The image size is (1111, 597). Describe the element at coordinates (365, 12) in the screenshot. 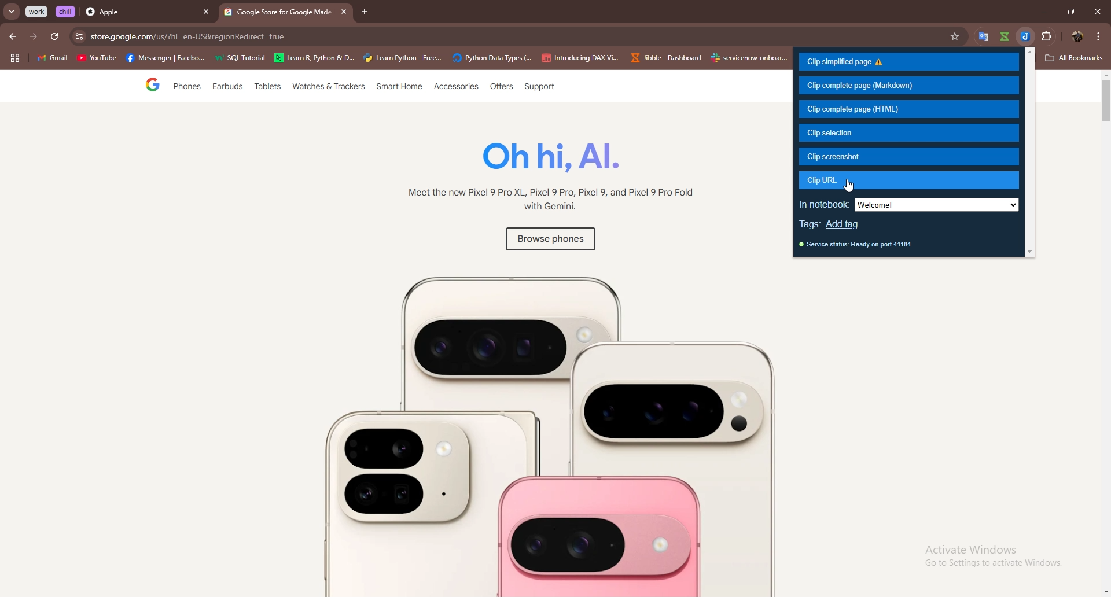

I see `add tab` at that location.